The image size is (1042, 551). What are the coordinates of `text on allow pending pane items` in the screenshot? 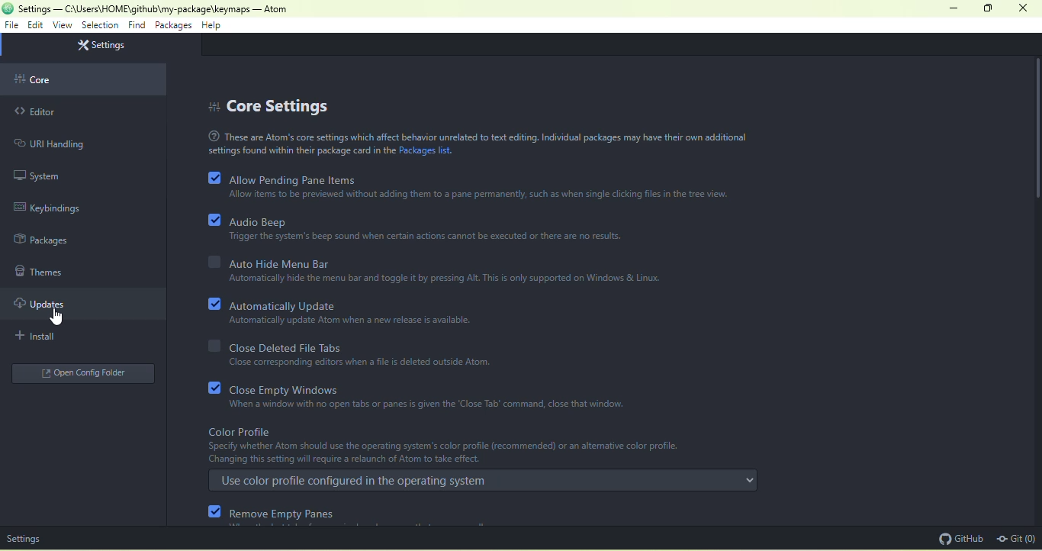 It's located at (500, 195).